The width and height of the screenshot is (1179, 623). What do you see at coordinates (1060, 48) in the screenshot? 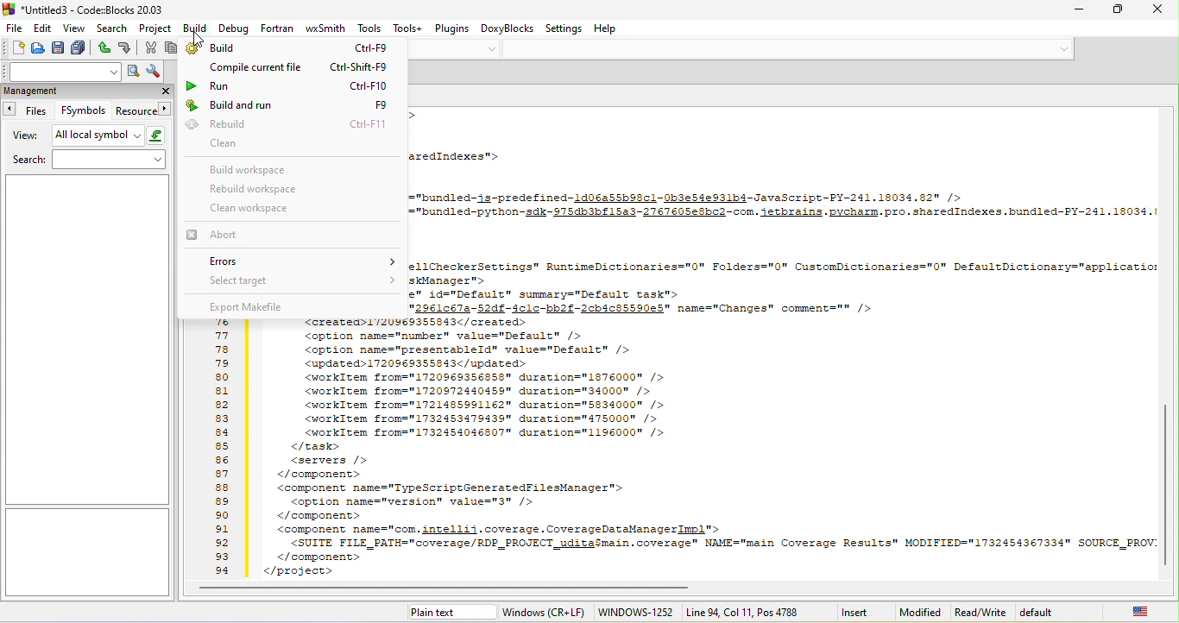
I see `dropdown` at bounding box center [1060, 48].